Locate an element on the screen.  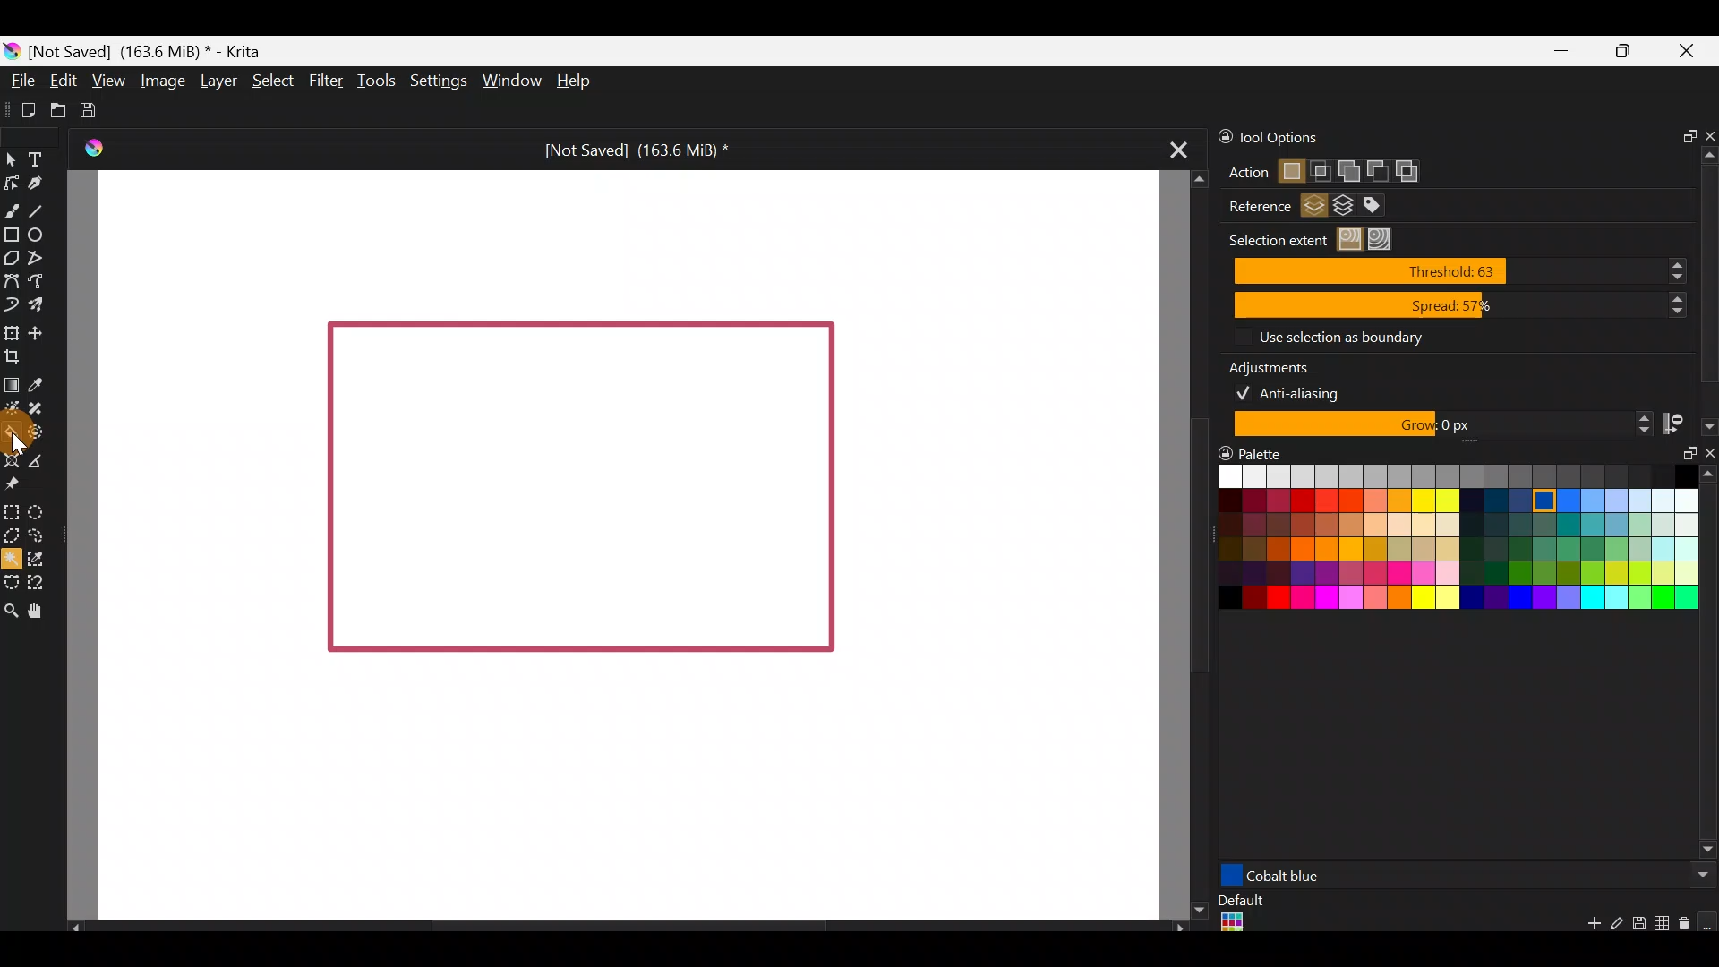
Maximize is located at coordinates (1628, 47).